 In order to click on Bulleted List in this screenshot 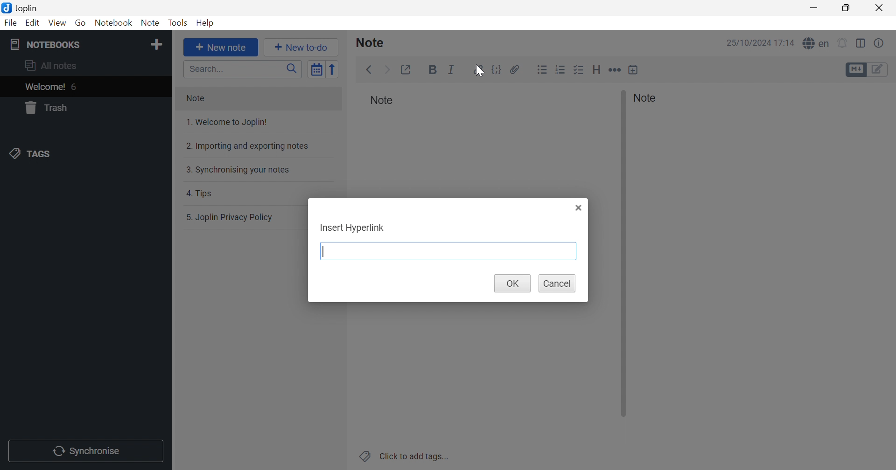, I will do `click(542, 69)`.